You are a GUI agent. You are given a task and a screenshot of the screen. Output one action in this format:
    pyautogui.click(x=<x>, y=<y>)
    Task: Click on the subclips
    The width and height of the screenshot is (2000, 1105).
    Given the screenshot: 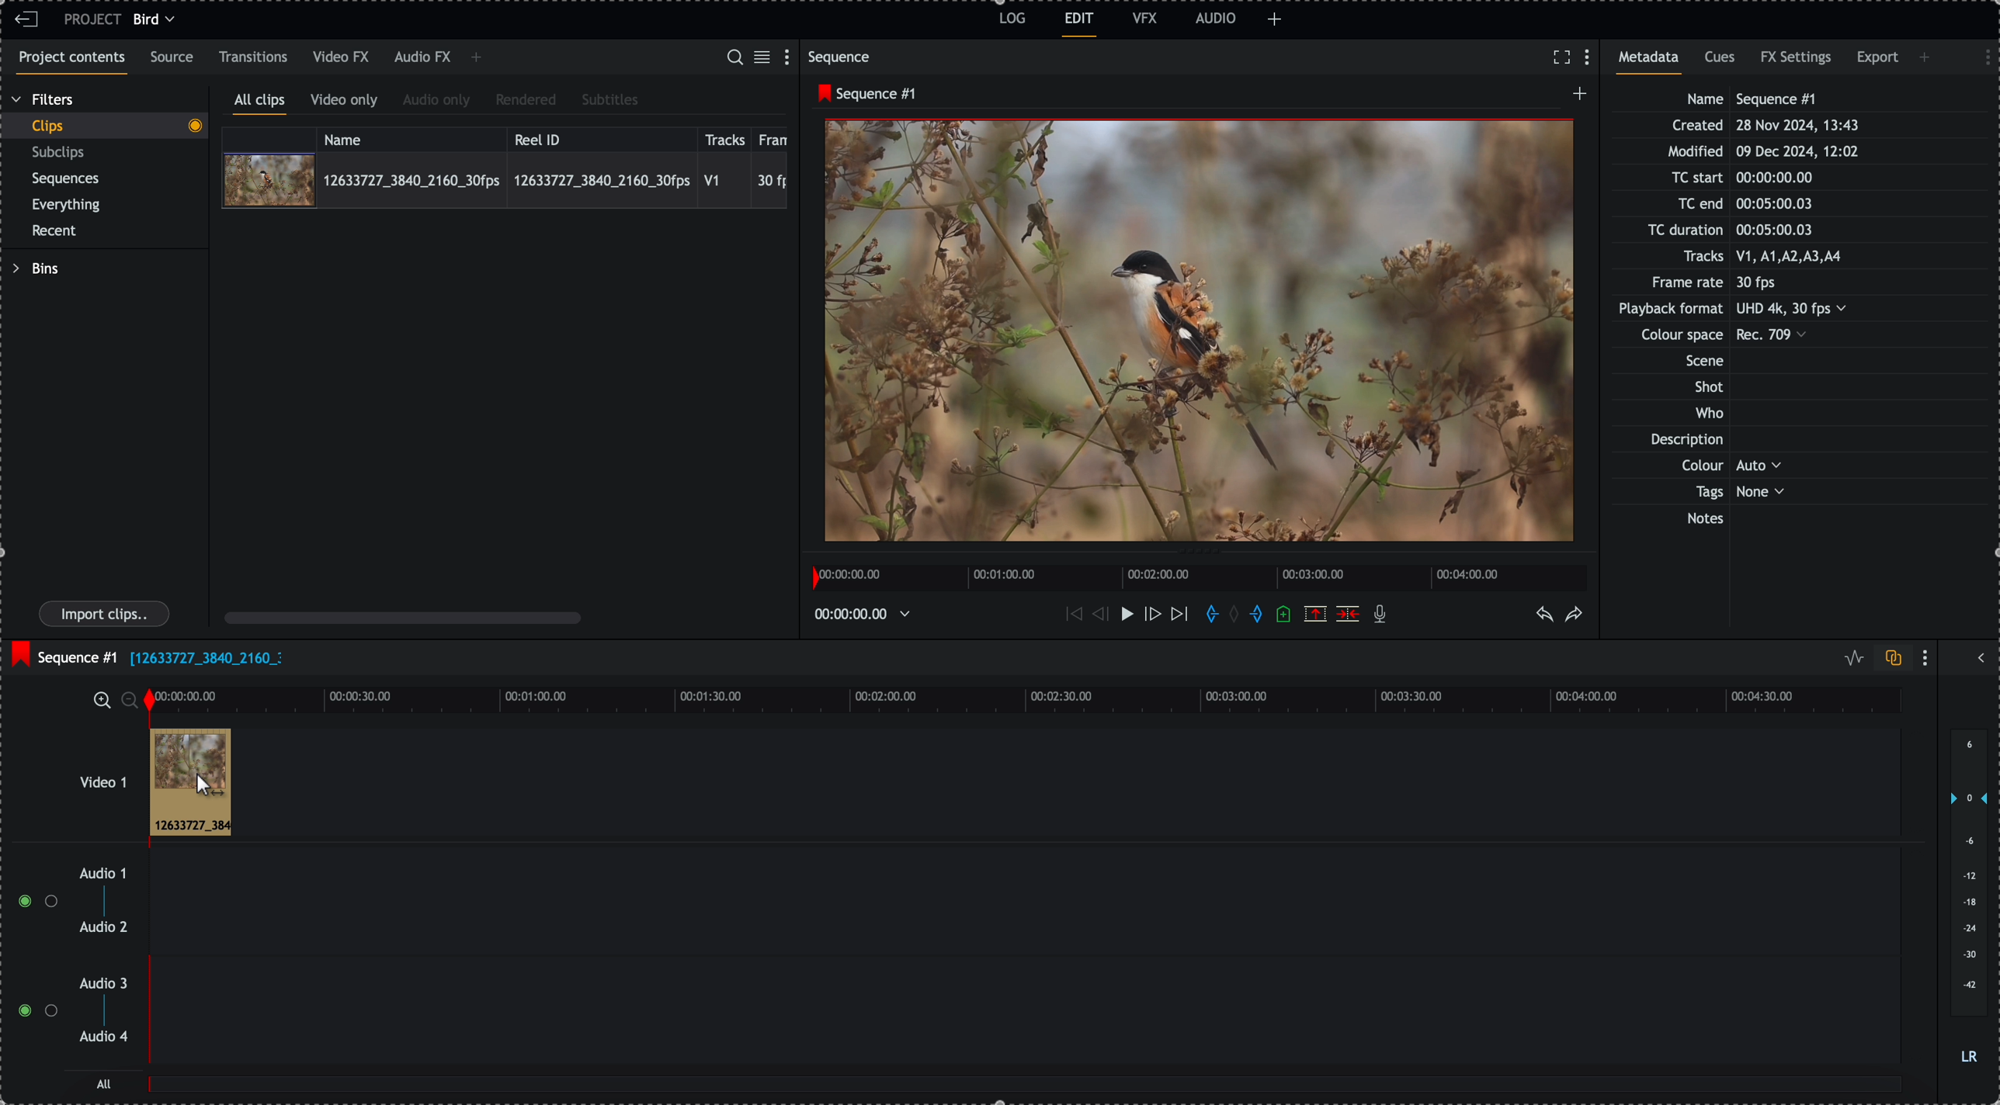 What is the action you would take?
    pyautogui.click(x=61, y=153)
    